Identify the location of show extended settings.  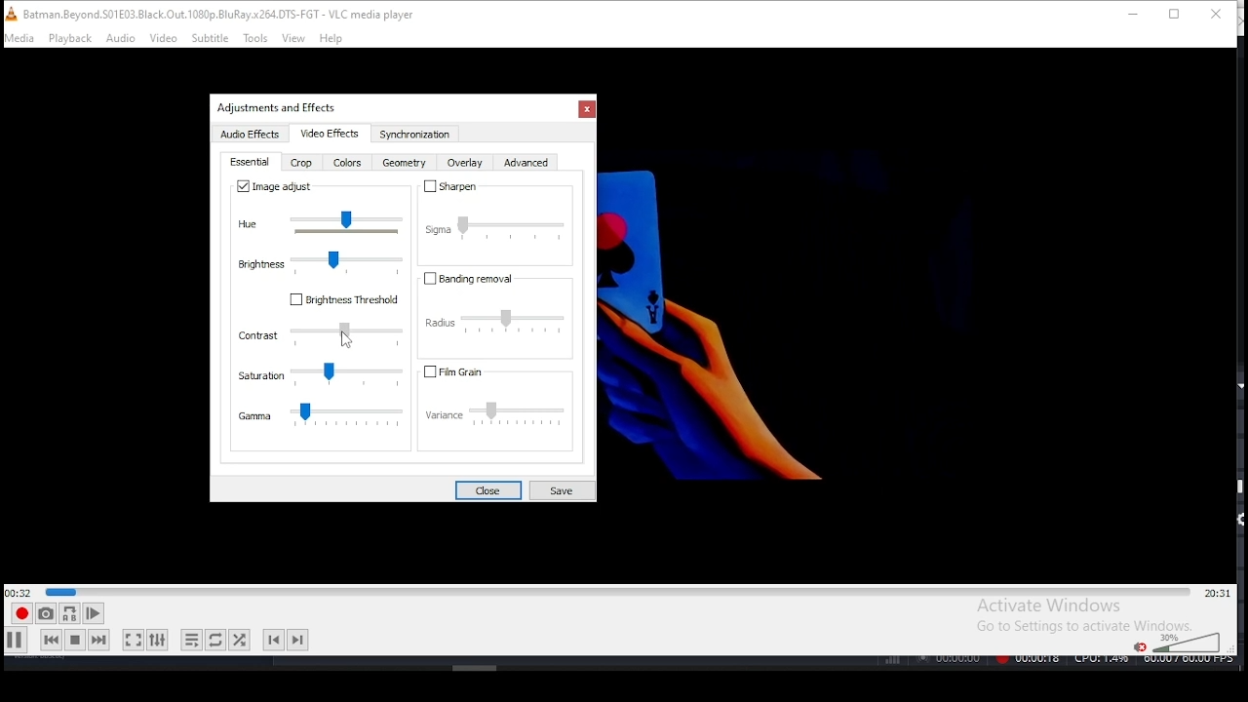
(159, 641).